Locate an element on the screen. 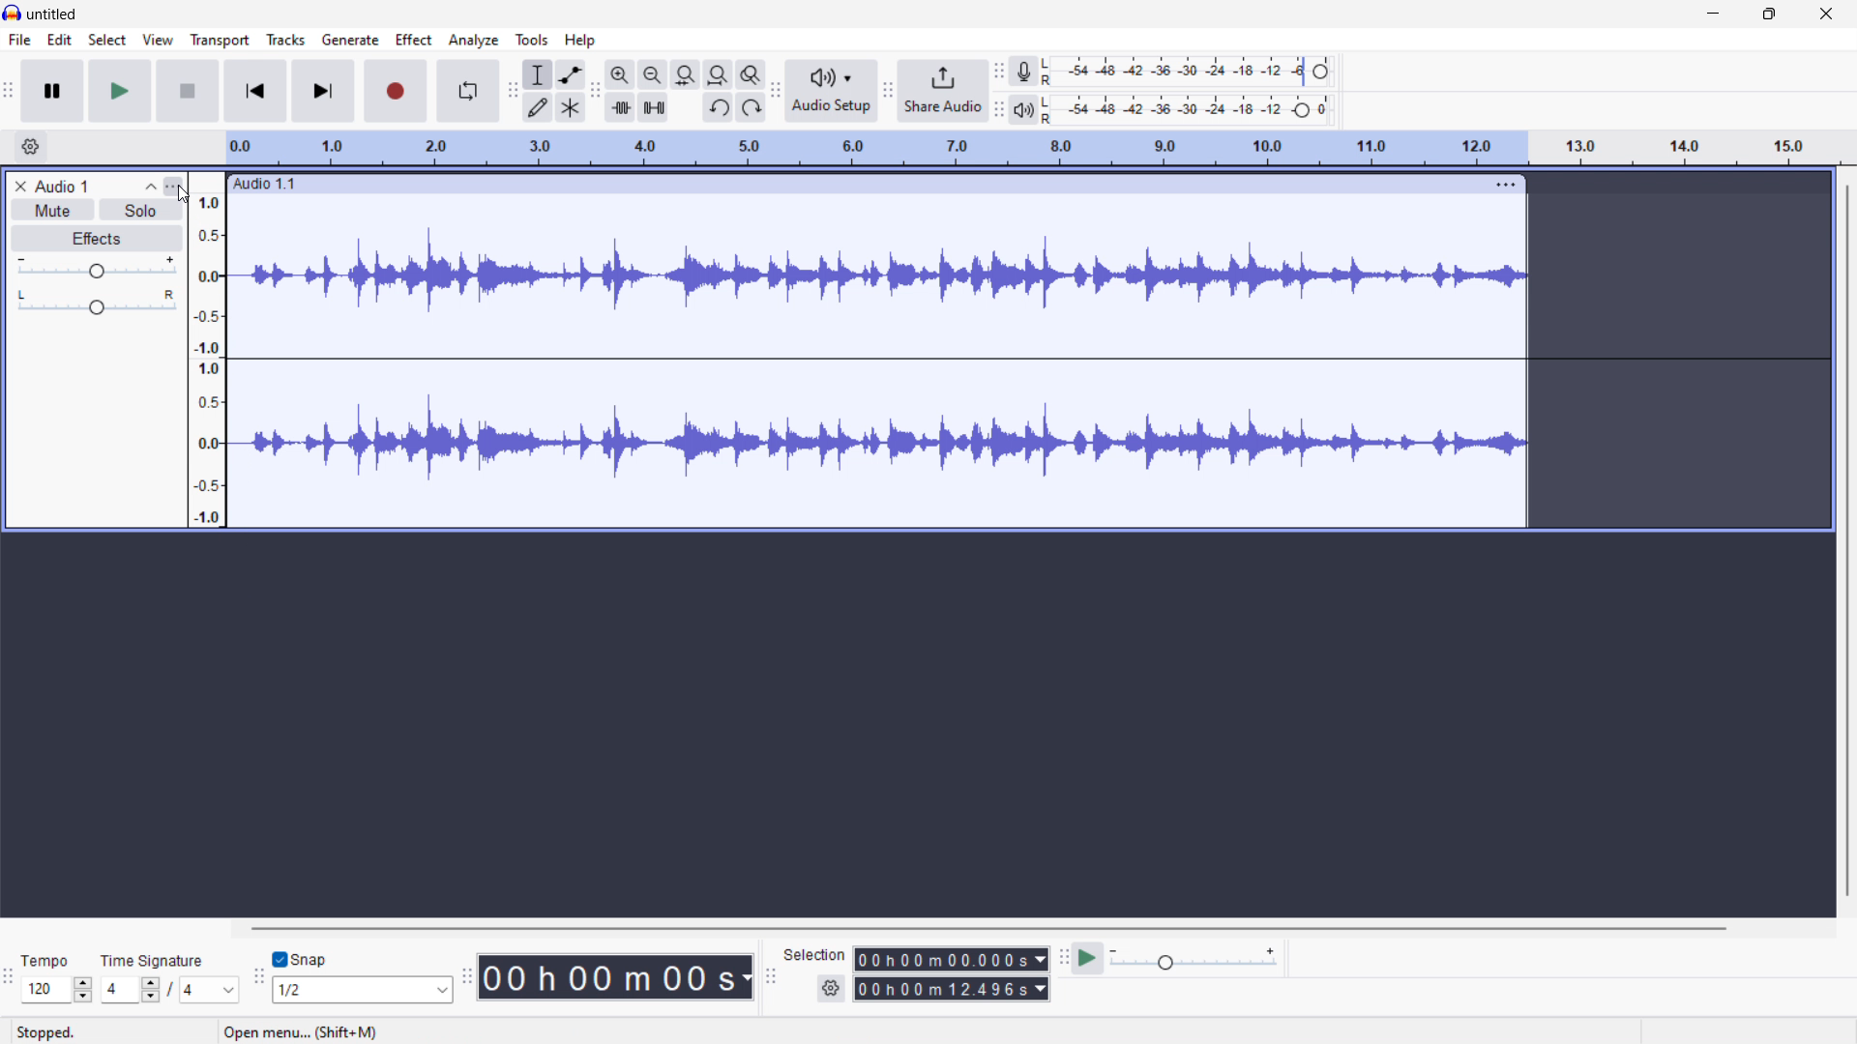 The width and height of the screenshot is (1857, 1044). 1/2 is located at coordinates (343, 990).